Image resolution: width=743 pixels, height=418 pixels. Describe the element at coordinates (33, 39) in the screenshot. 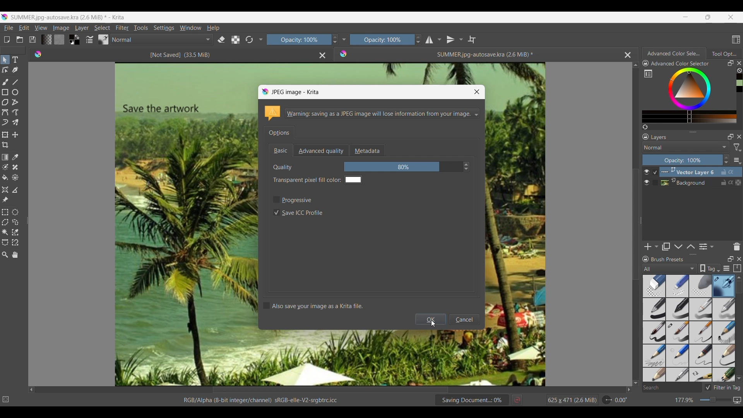

I see `Save` at that location.